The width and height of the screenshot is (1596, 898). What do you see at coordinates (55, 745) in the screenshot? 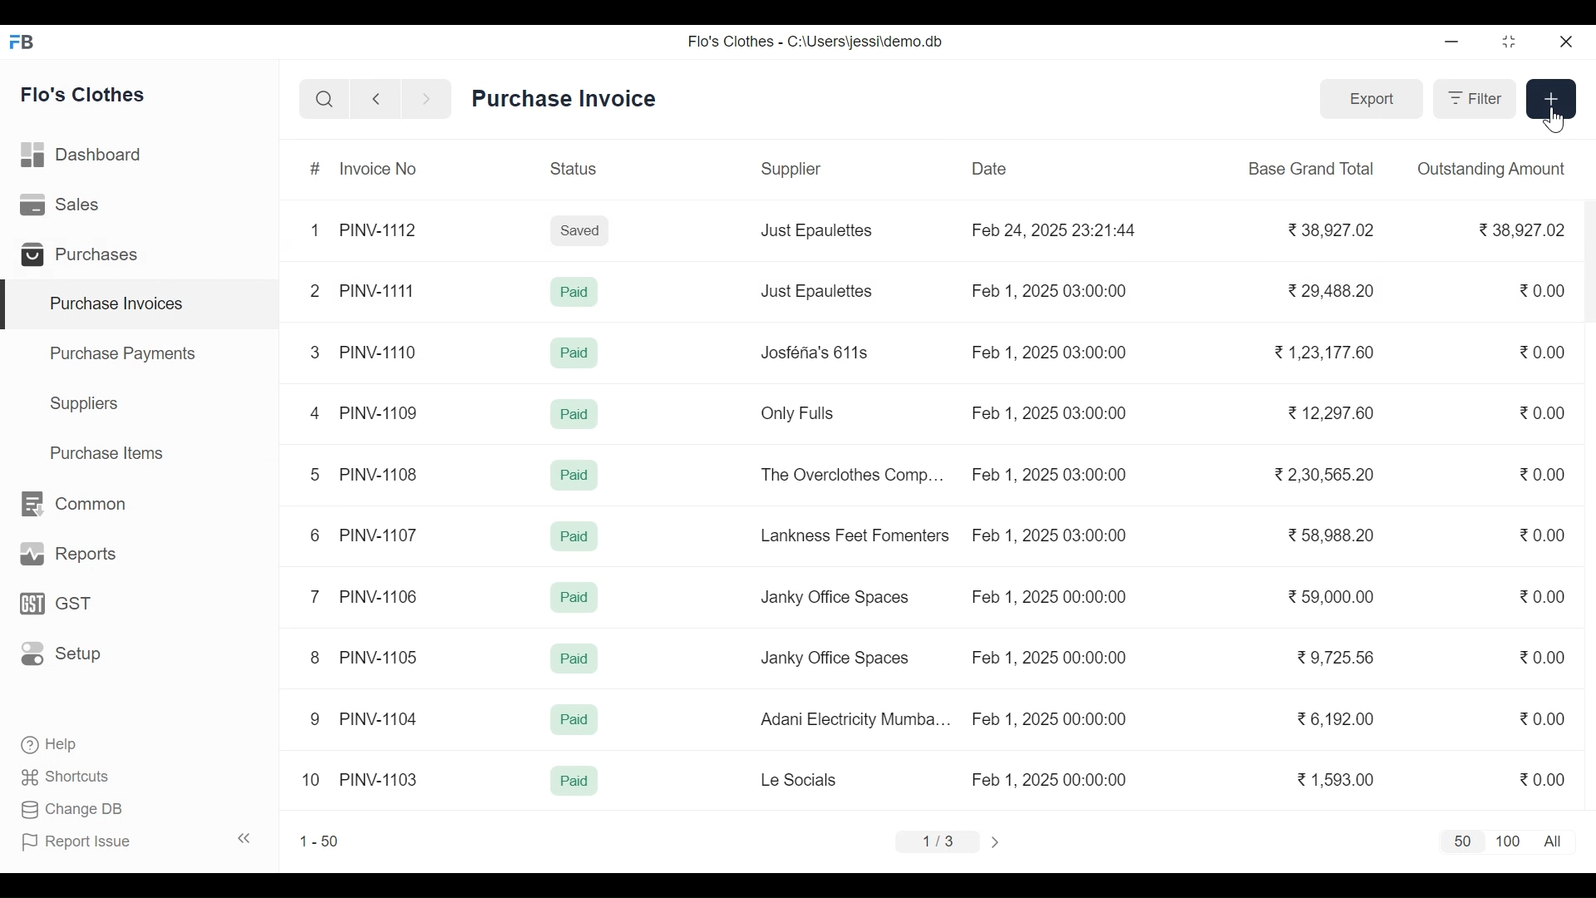
I see `Help` at bounding box center [55, 745].